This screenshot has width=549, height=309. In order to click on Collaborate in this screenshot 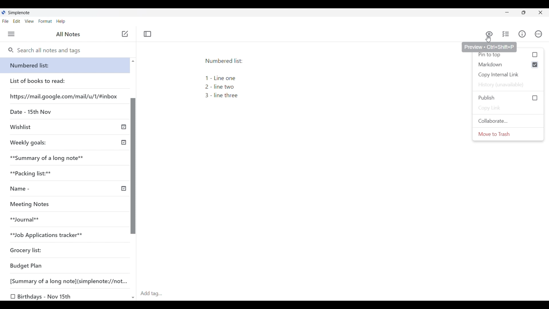, I will do `click(508, 121)`.